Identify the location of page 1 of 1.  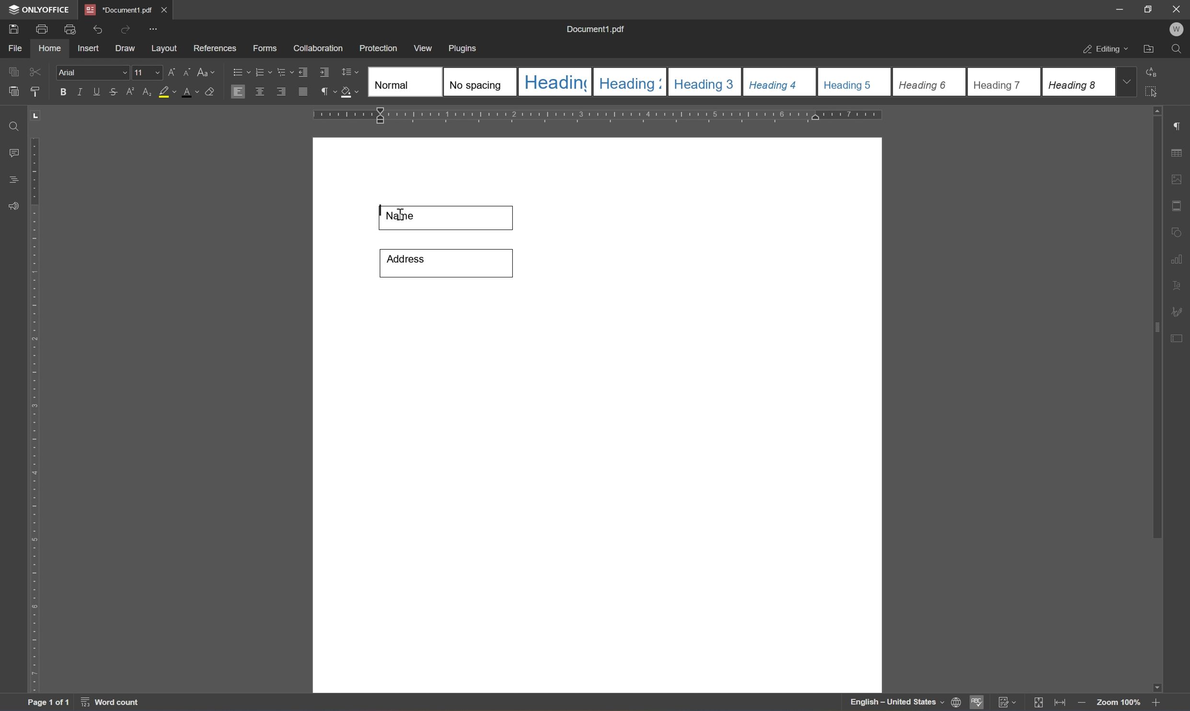
(50, 703).